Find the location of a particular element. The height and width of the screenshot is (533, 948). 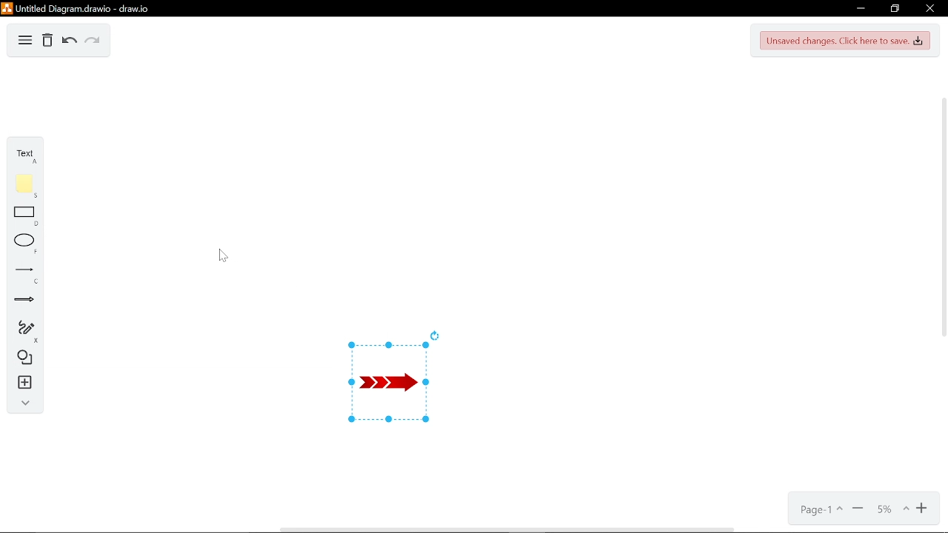

Line is located at coordinates (21, 271).